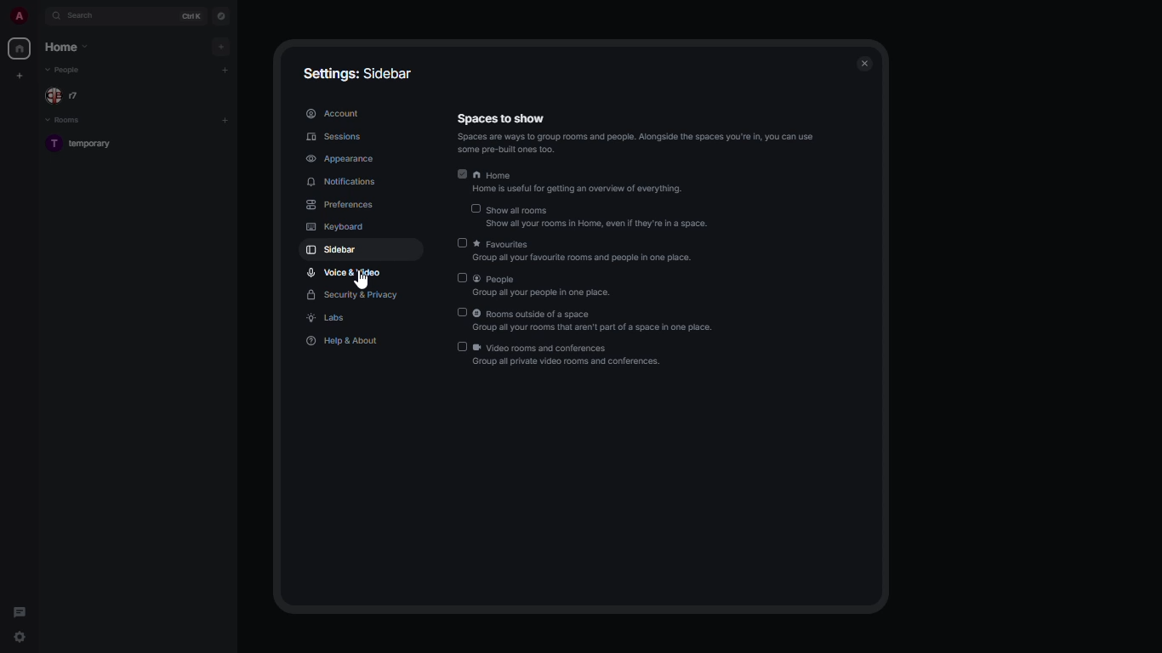 The height and width of the screenshot is (653, 1162). I want to click on people, so click(547, 289).